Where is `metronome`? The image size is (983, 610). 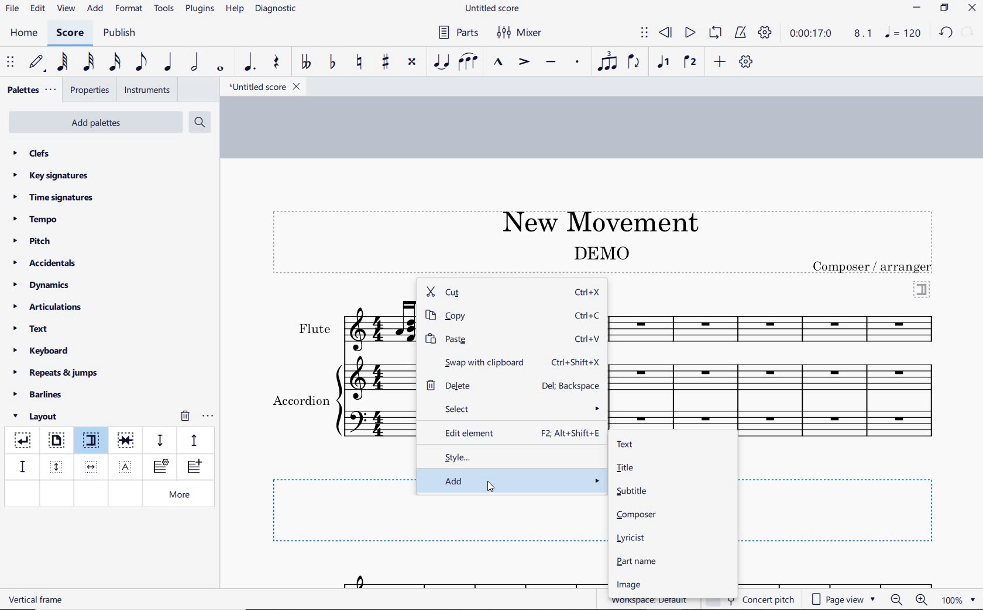 metronome is located at coordinates (740, 33).